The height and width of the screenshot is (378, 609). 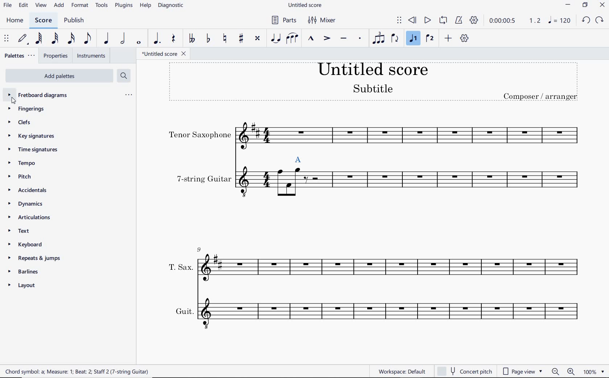 I want to click on KEY SIGNATURES, so click(x=36, y=136).